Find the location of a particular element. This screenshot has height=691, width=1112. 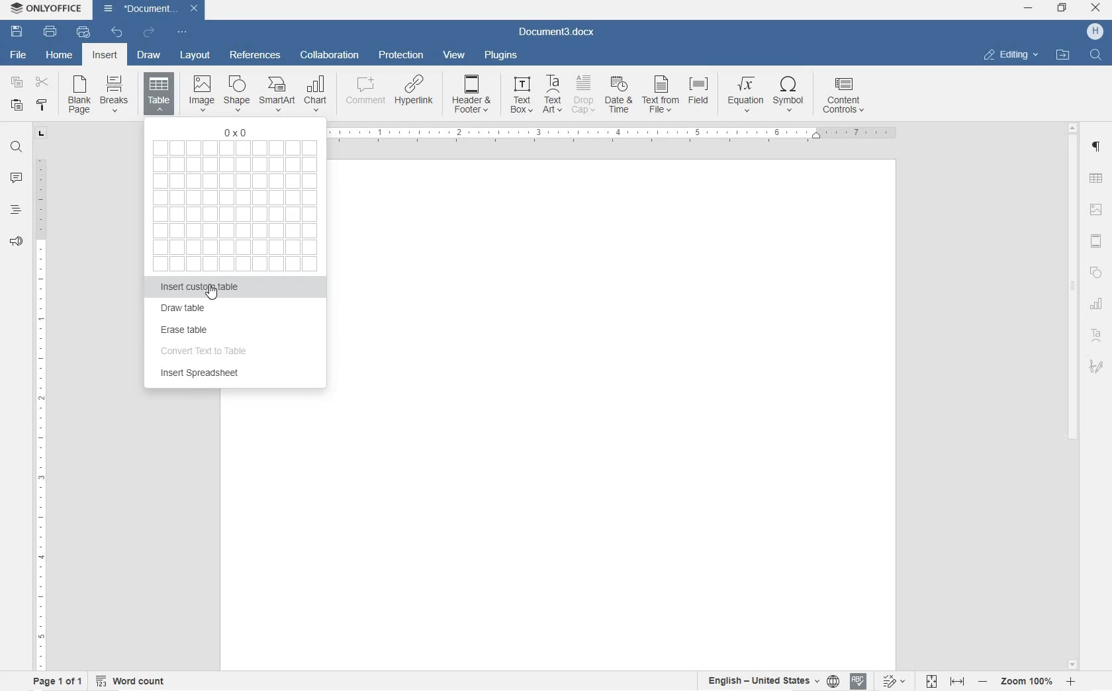

editing is located at coordinates (1011, 54).